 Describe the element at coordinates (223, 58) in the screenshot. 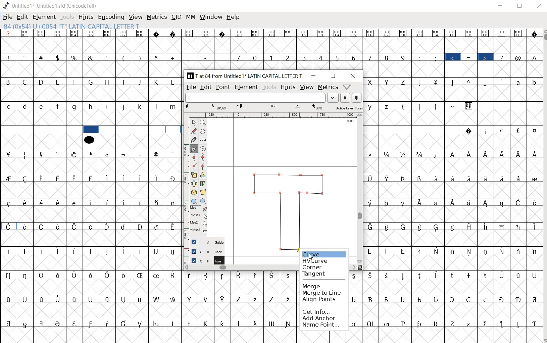

I see `.` at that location.